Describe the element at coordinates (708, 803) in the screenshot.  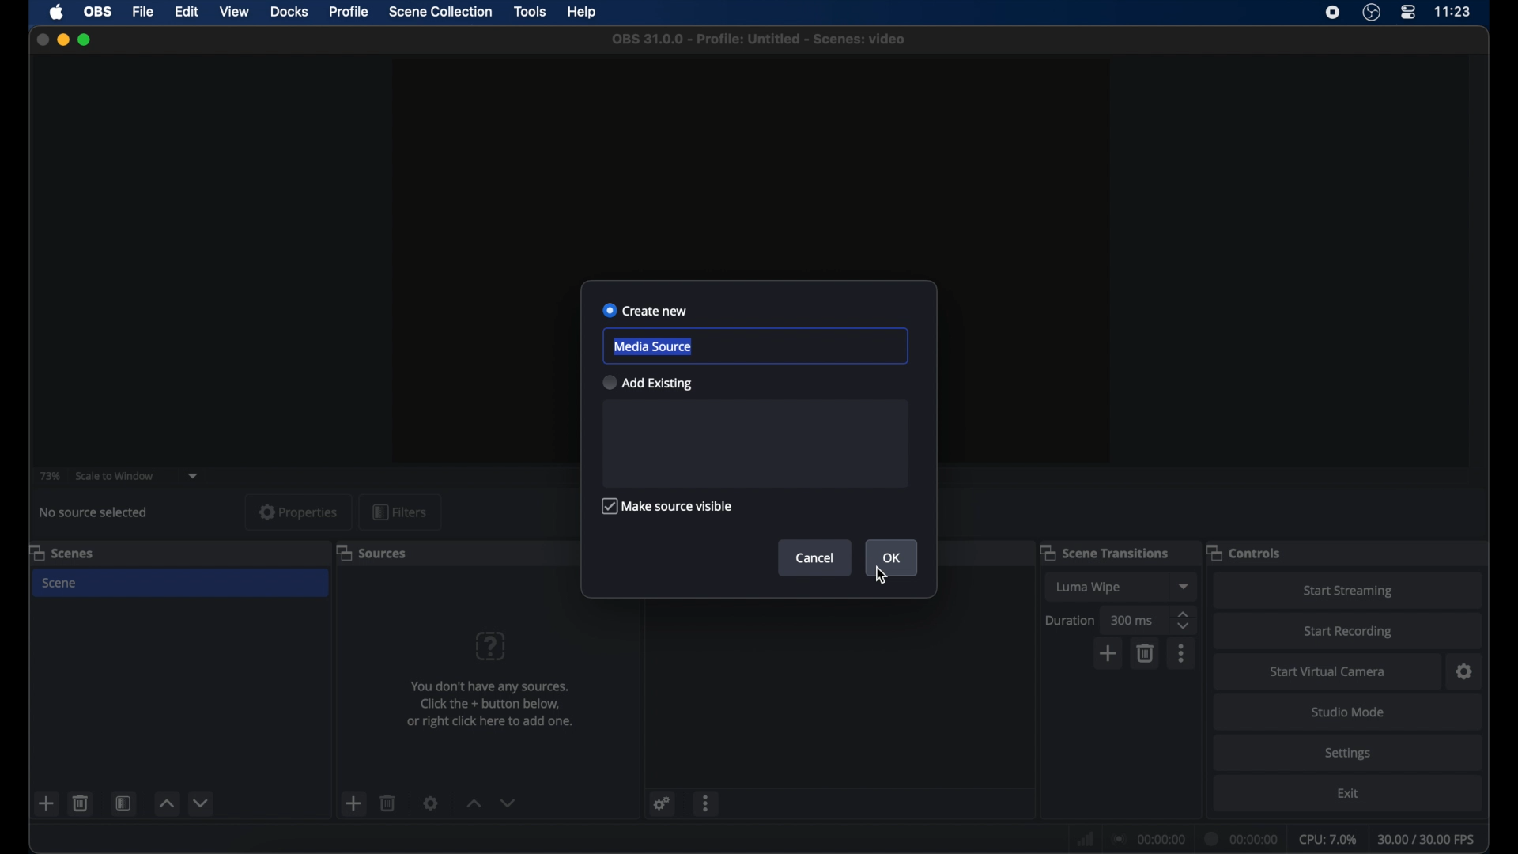
I see `more options` at that location.